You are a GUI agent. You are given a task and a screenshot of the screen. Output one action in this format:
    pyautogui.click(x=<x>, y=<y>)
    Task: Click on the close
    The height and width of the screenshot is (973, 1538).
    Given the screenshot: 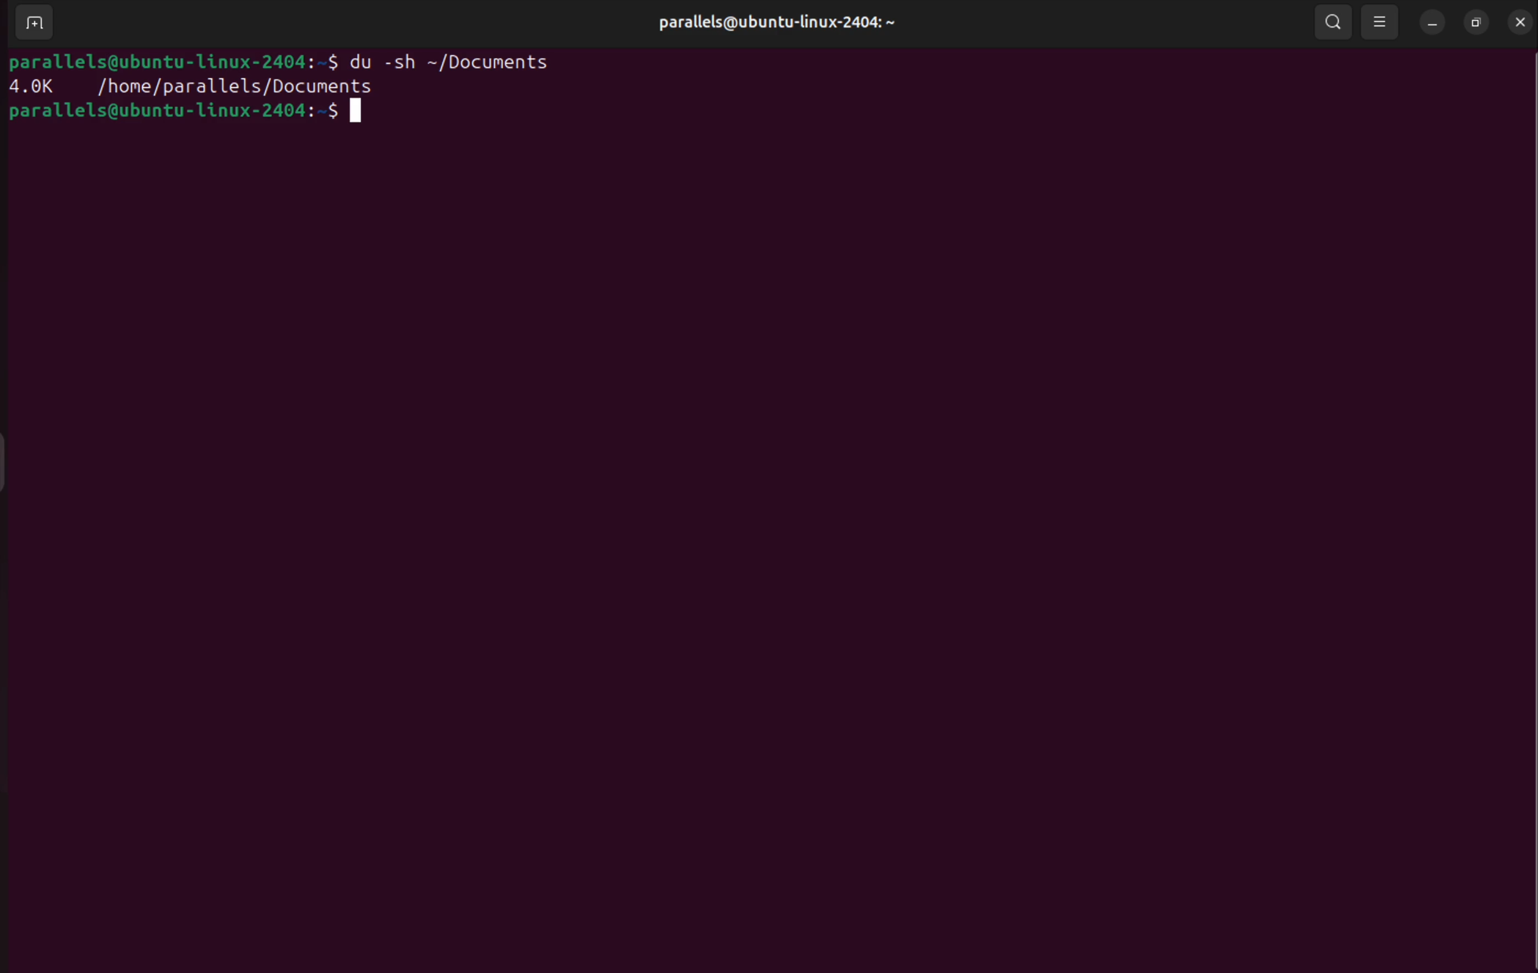 What is the action you would take?
    pyautogui.click(x=1521, y=21)
    